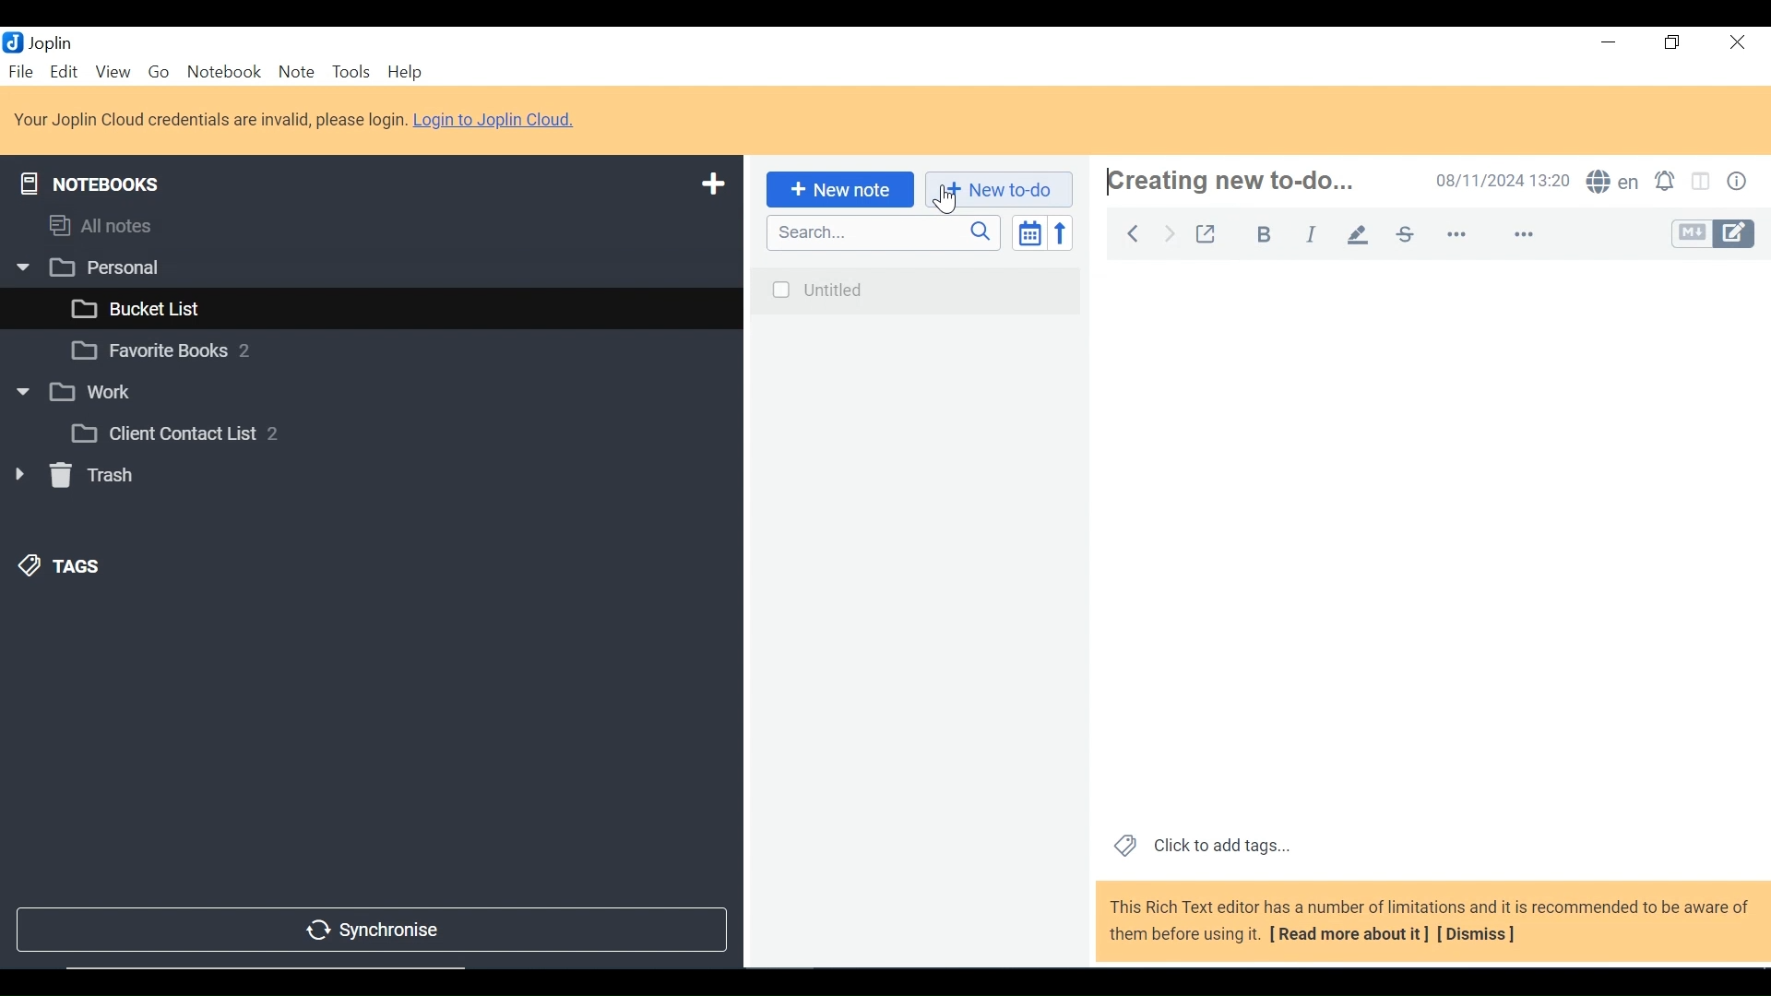 Image resolution: width=1771 pixels, height=996 pixels. I want to click on More, so click(1488, 234).